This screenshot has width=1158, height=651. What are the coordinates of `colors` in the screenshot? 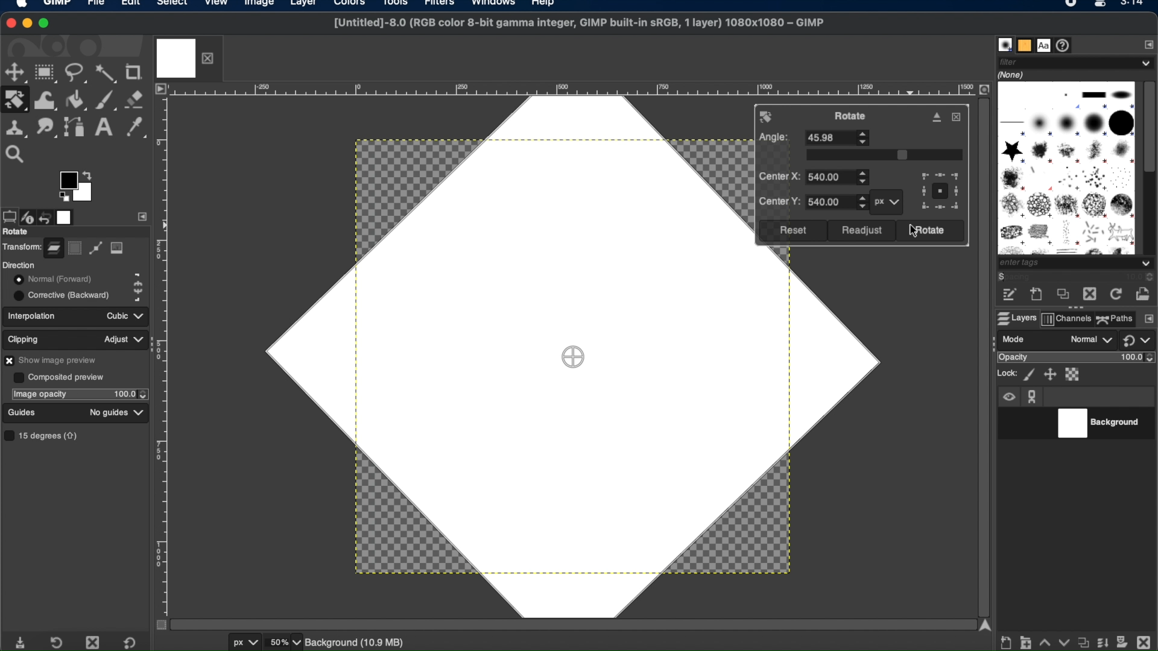 It's located at (352, 7).